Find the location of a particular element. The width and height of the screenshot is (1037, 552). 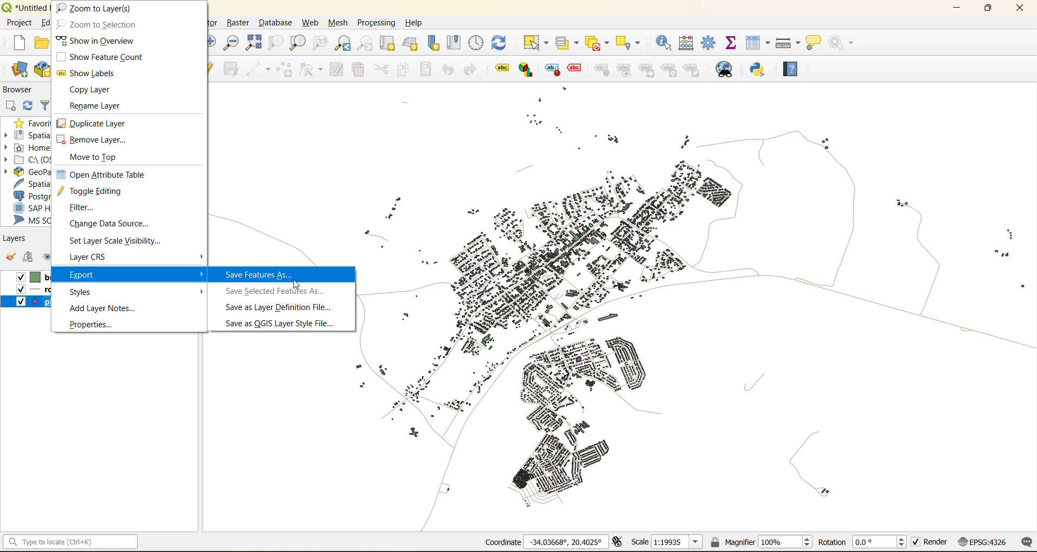

zoom last is located at coordinates (341, 43).